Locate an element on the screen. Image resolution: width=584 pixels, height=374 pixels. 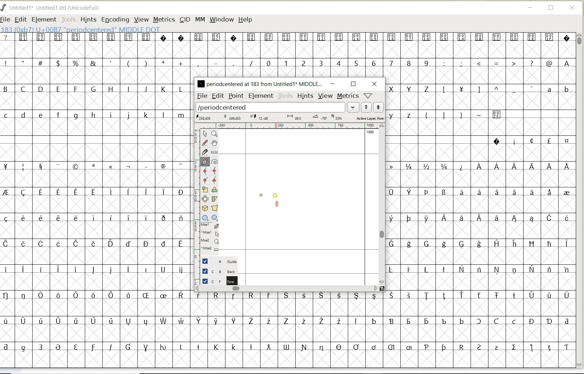
expand is located at coordinates (353, 107).